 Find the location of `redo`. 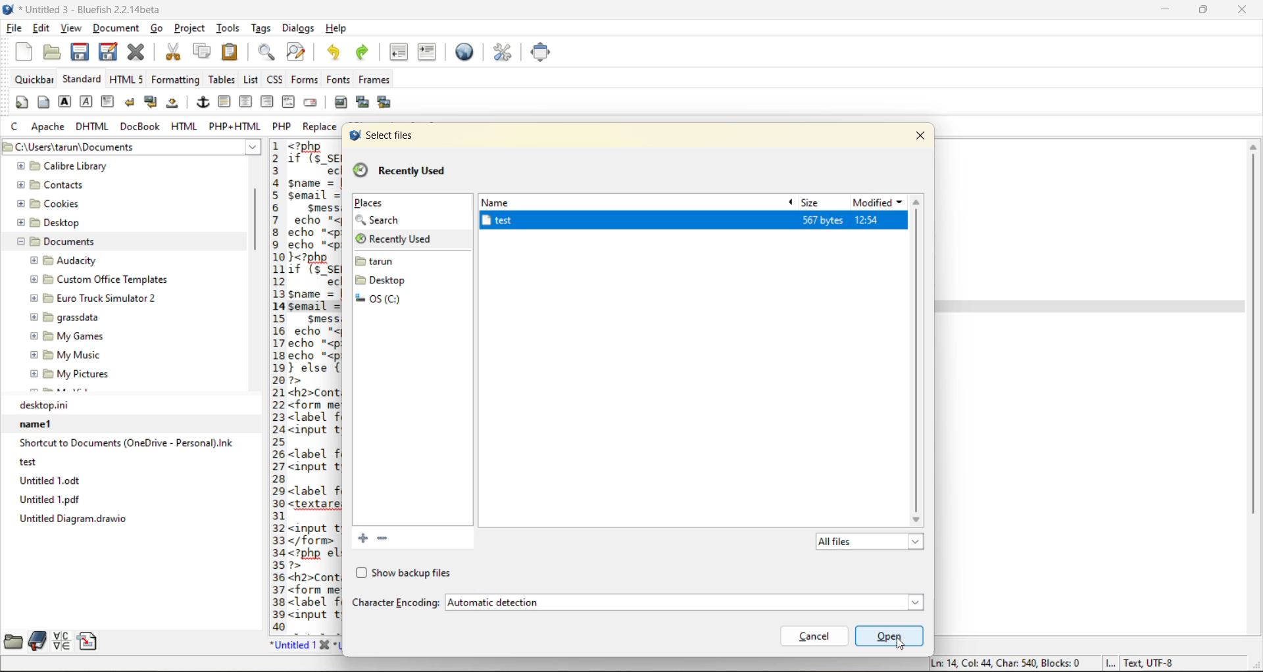

redo is located at coordinates (365, 52).